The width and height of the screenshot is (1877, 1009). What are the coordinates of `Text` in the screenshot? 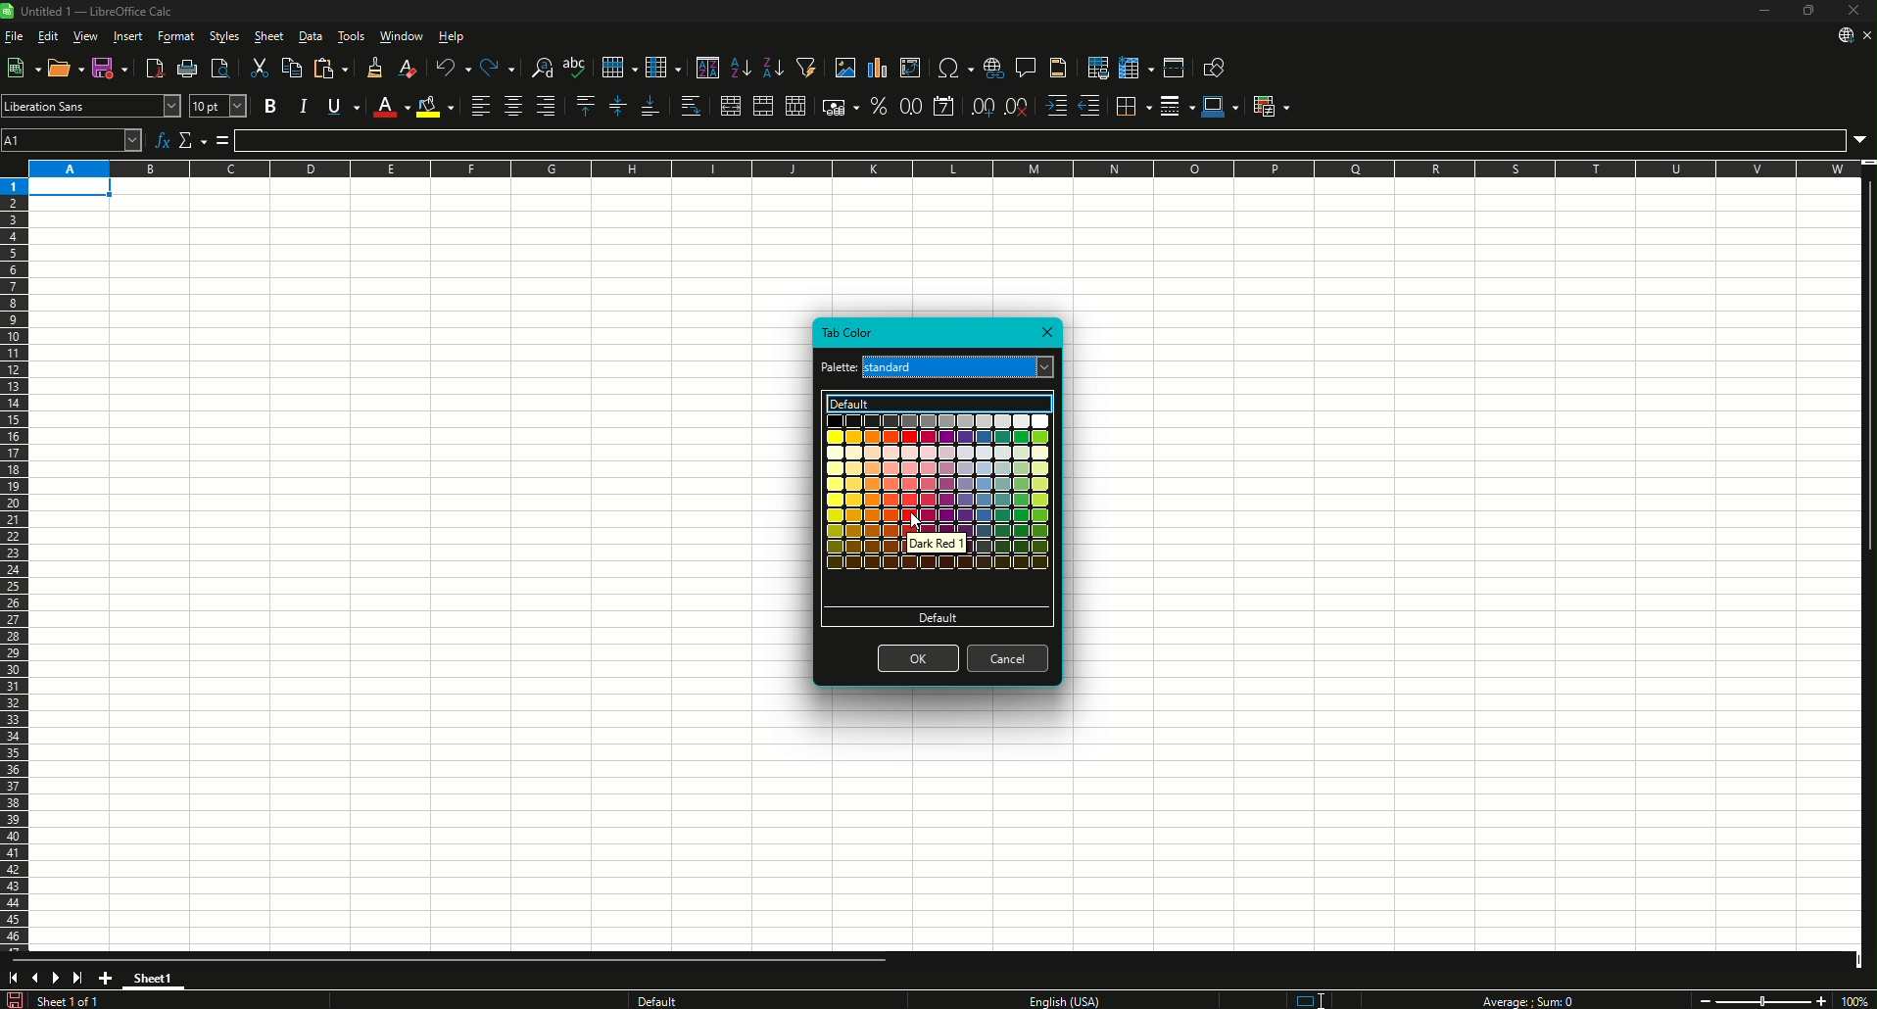 It's located at (720, 999).